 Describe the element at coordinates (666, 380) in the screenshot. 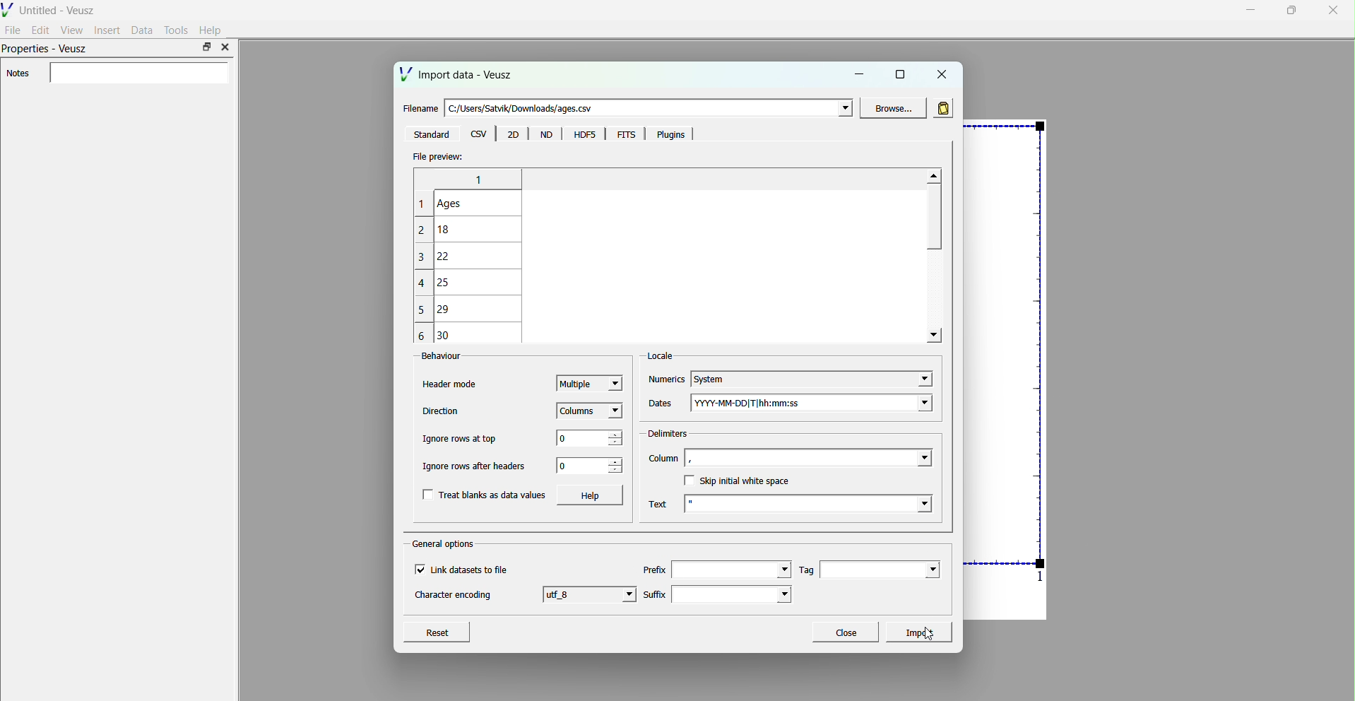

I see `Numerics` at that location.